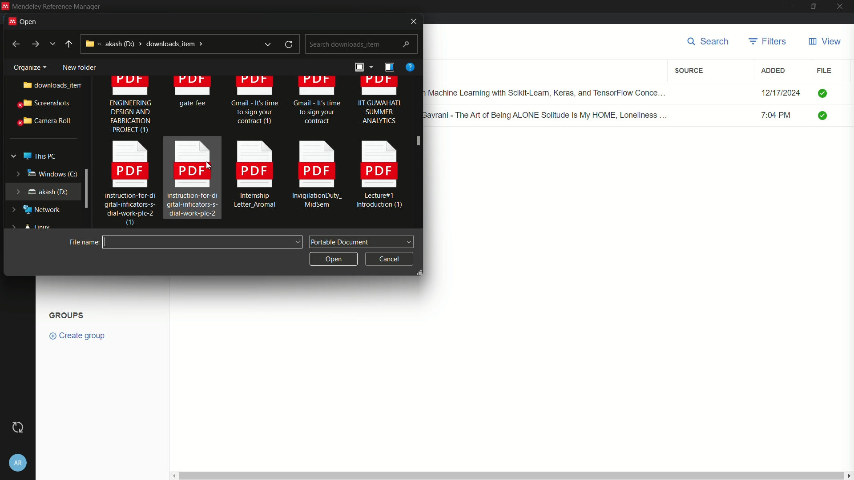 The width and height of the screenshot is (854, 480). Describe the element at coordinates (45, 85) in the screenshot. I see `downloads_item..` at that location.